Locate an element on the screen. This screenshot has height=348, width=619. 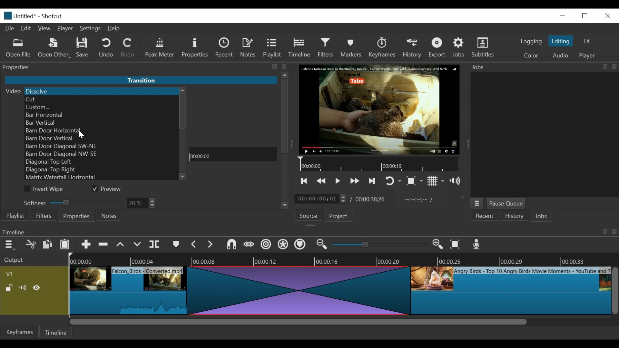
Jobs is located at coordinates (460, 47).